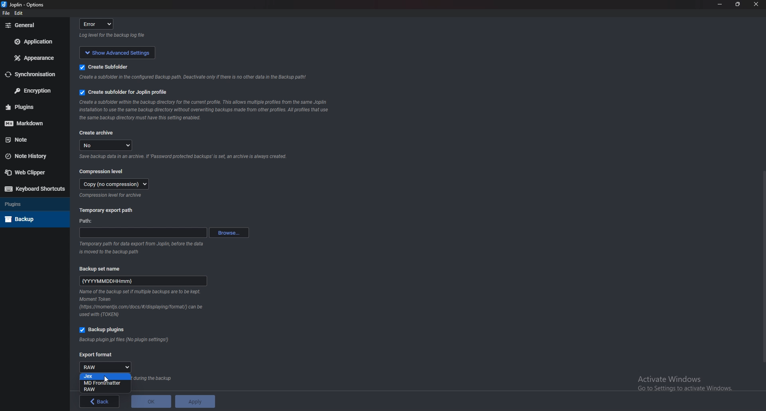 Image resolution: width=766 pixels, height=411 pixels. What do you see at coordinates (36, 57) in the screenshot?
I see `Appearance` at bounding box center [36, 57].